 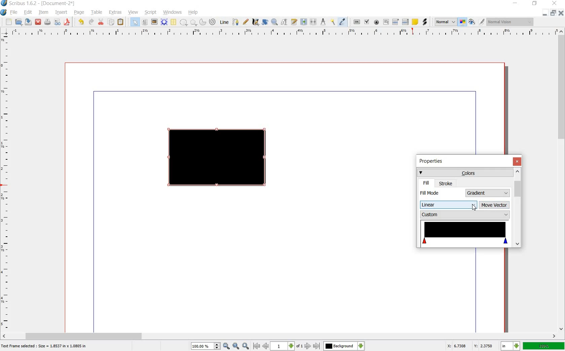 I want to click on freehand line, so click(x=246, y=22).